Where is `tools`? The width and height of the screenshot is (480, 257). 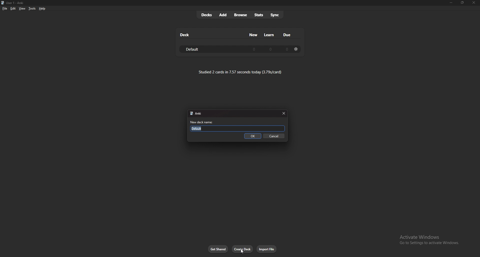 tools is located at coordinates (32, 8).